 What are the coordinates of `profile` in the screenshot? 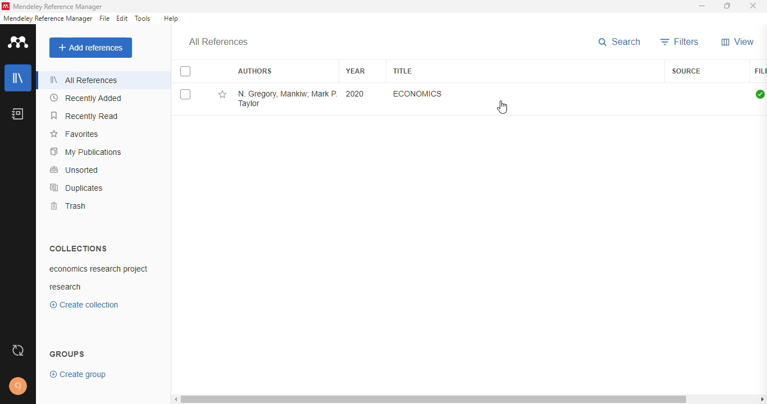 It's located at (18, 387).